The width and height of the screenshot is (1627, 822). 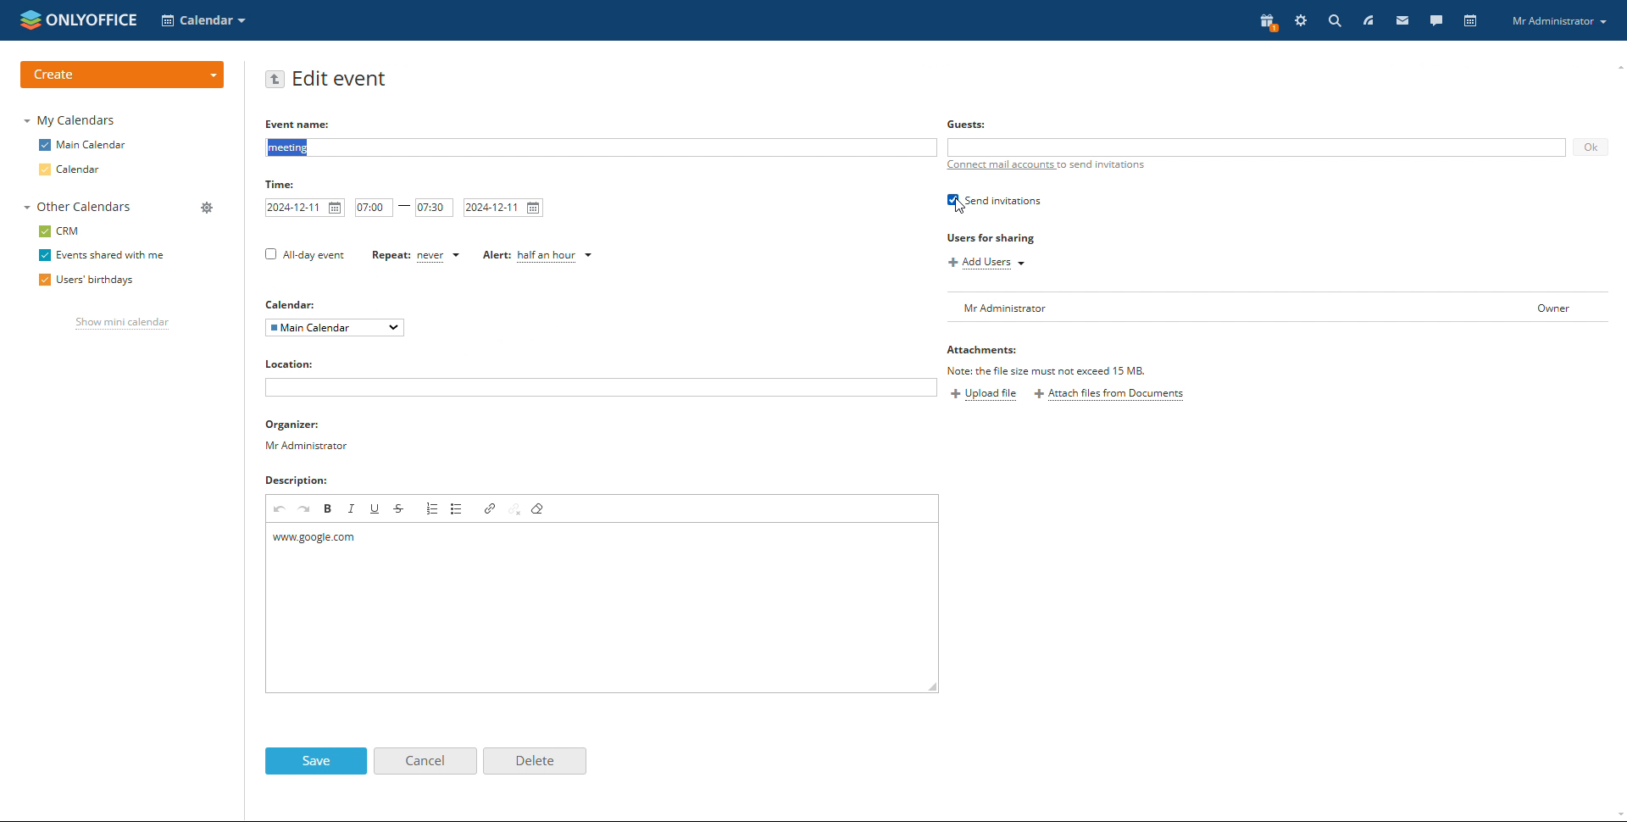 What do you see at coordinates (986, 396) in the screenshot?
I see `upload file` at bounding box center [986, 396].